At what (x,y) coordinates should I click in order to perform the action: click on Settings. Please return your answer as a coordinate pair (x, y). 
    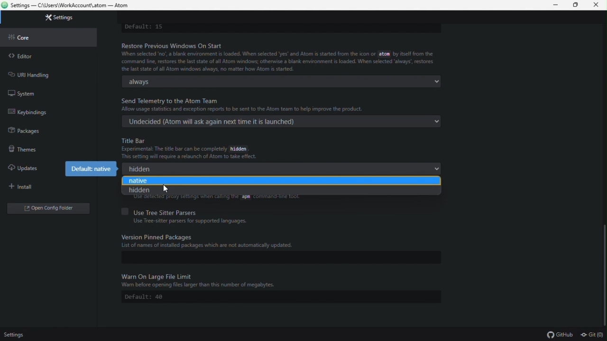
    Looking at the image, I should click on (57, 18).